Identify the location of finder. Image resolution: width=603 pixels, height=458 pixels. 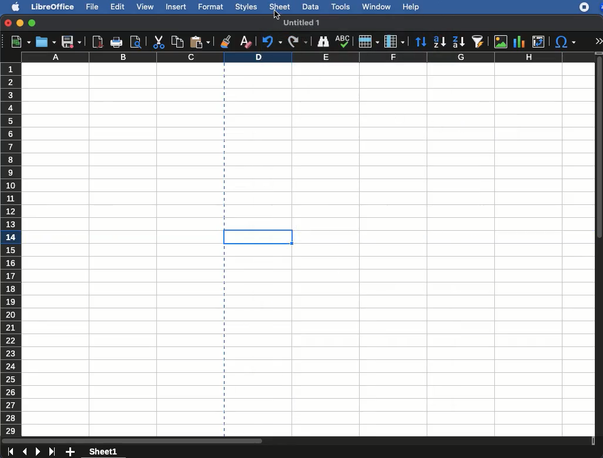
(324, 42).